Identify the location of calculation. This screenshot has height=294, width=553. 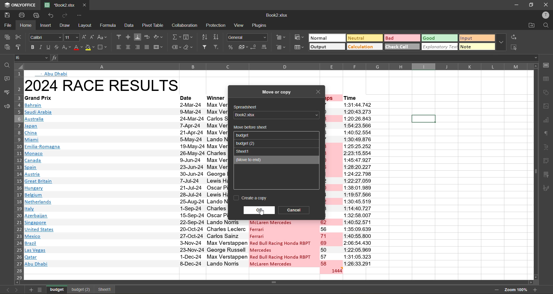
(365, 47).